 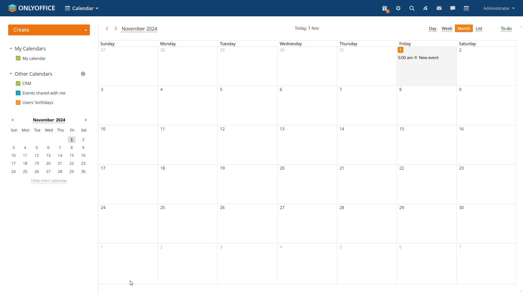 I want to click on Thursdays, so click(x=364, y=162).